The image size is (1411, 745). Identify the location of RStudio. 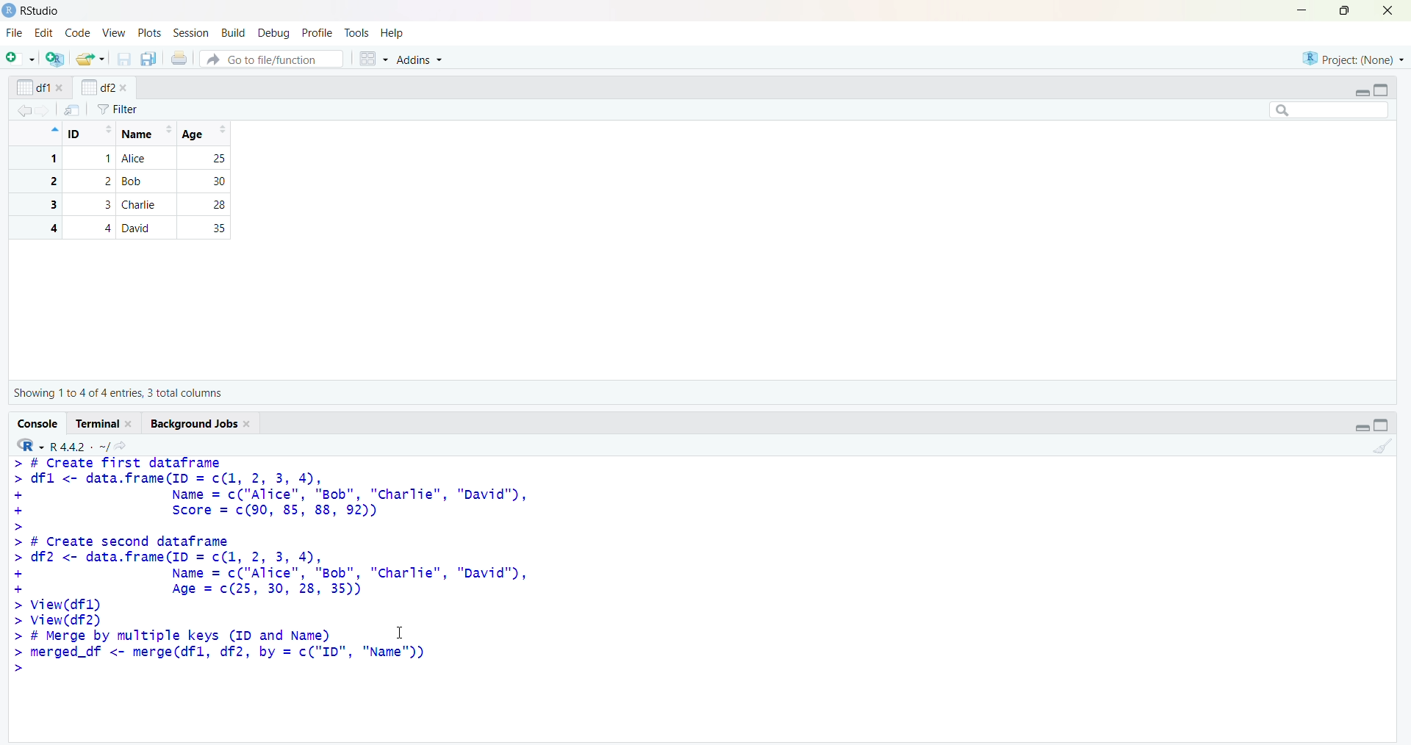
(42, 11).